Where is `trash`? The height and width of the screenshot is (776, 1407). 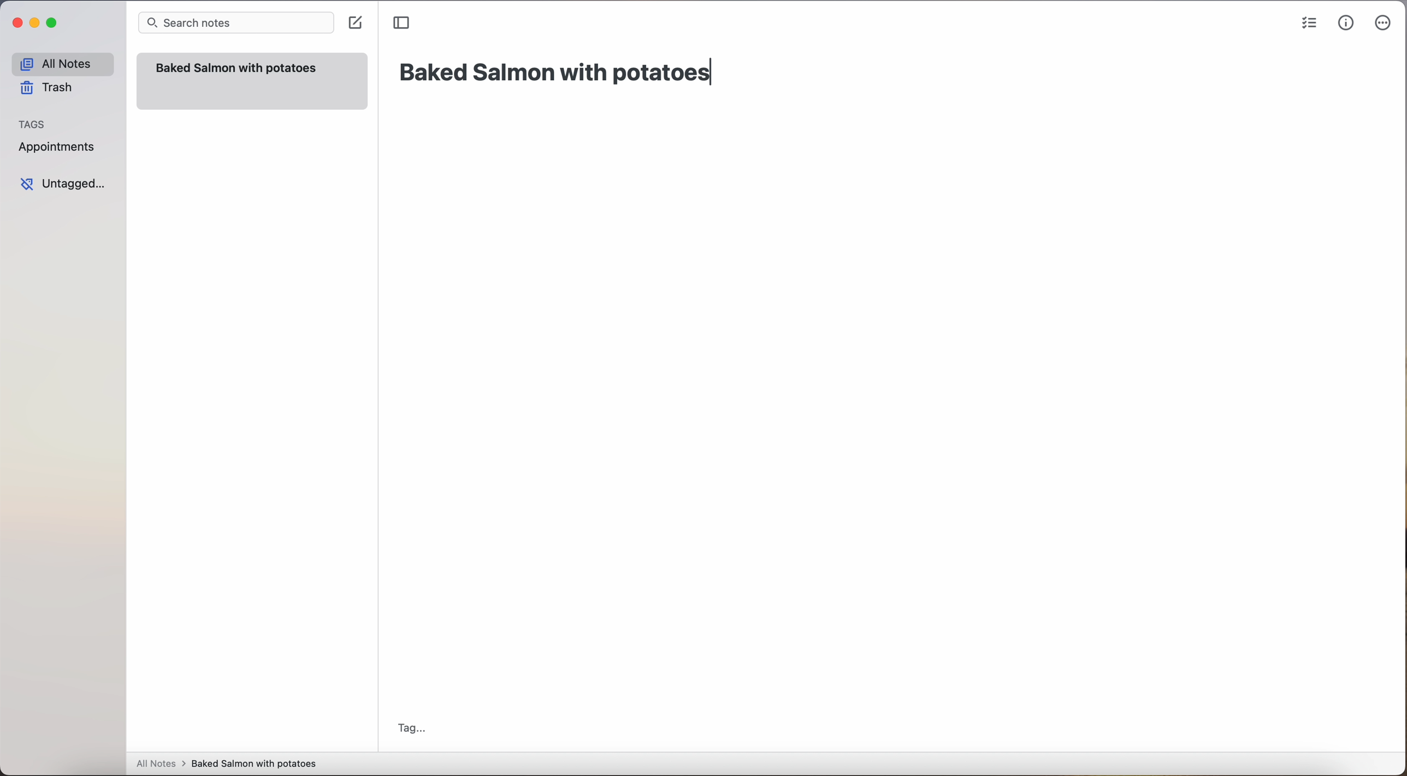 trash is located at coordinates (50, 88).